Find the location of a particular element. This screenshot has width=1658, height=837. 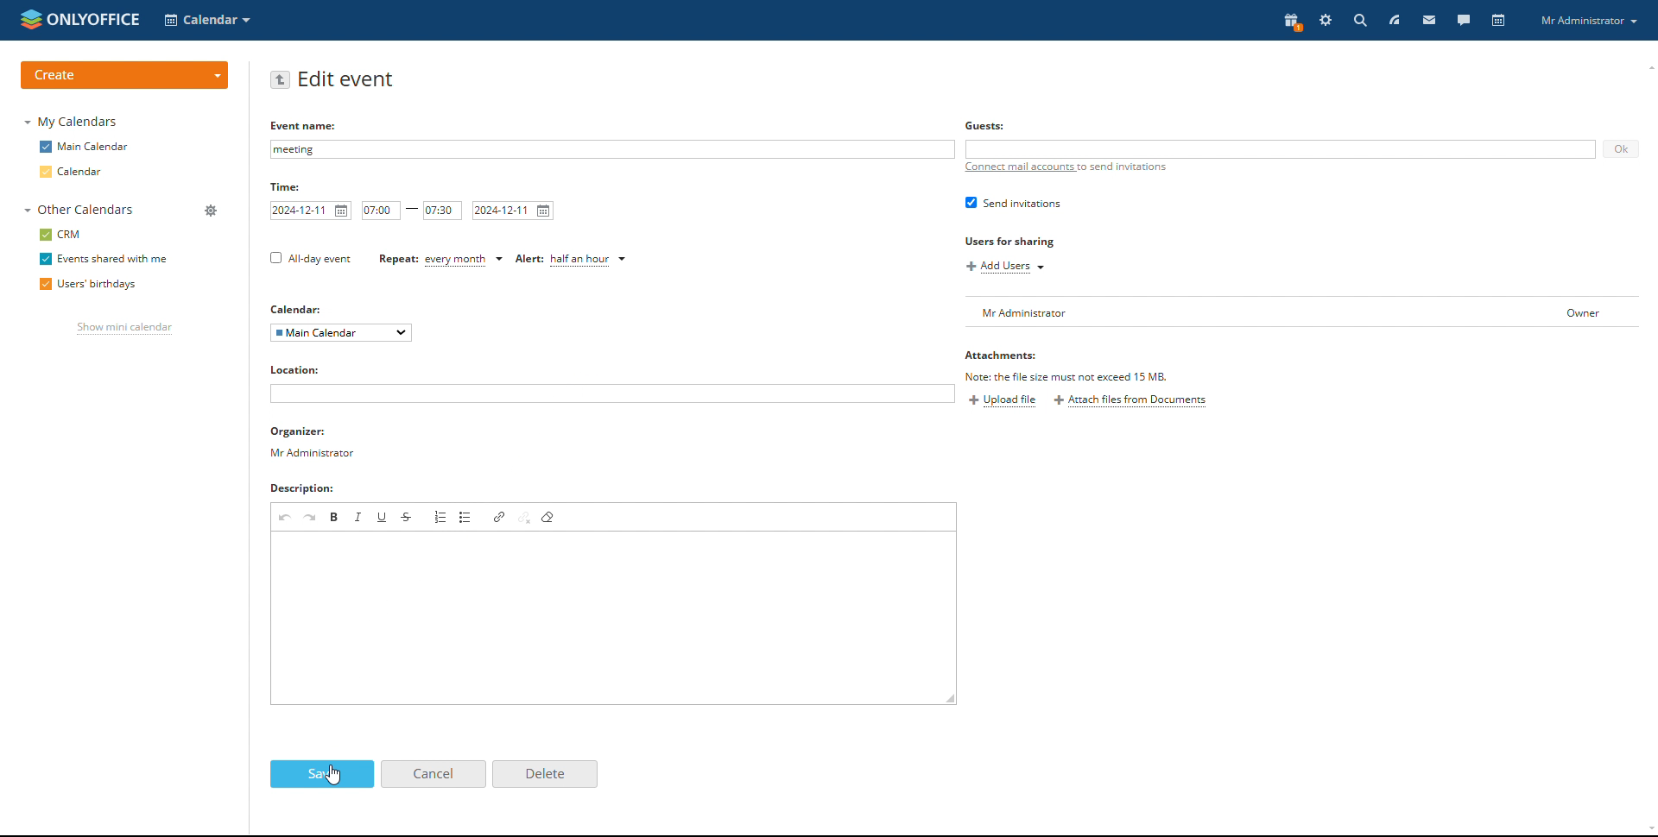

start date is located at coordinates (313, 211).